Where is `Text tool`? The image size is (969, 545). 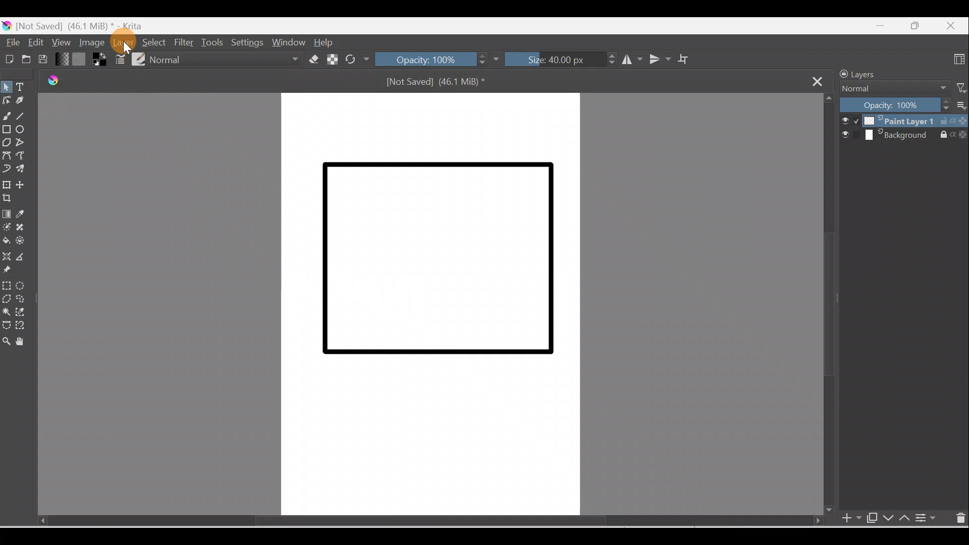
Text tool is located at coordinates (25, 88).